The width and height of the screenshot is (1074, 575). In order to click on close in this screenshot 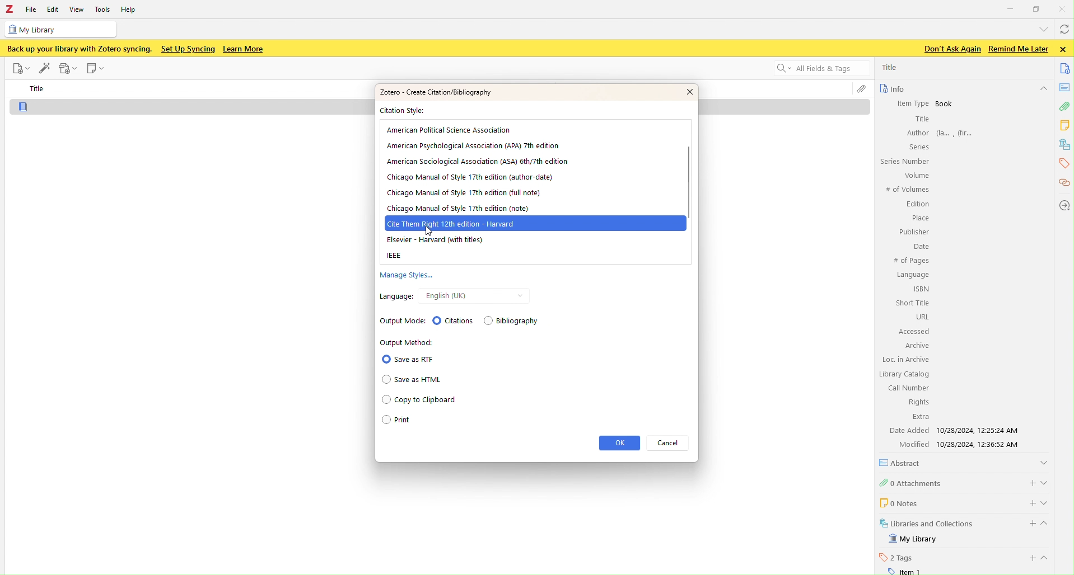, I will do `click(681, 92)`.